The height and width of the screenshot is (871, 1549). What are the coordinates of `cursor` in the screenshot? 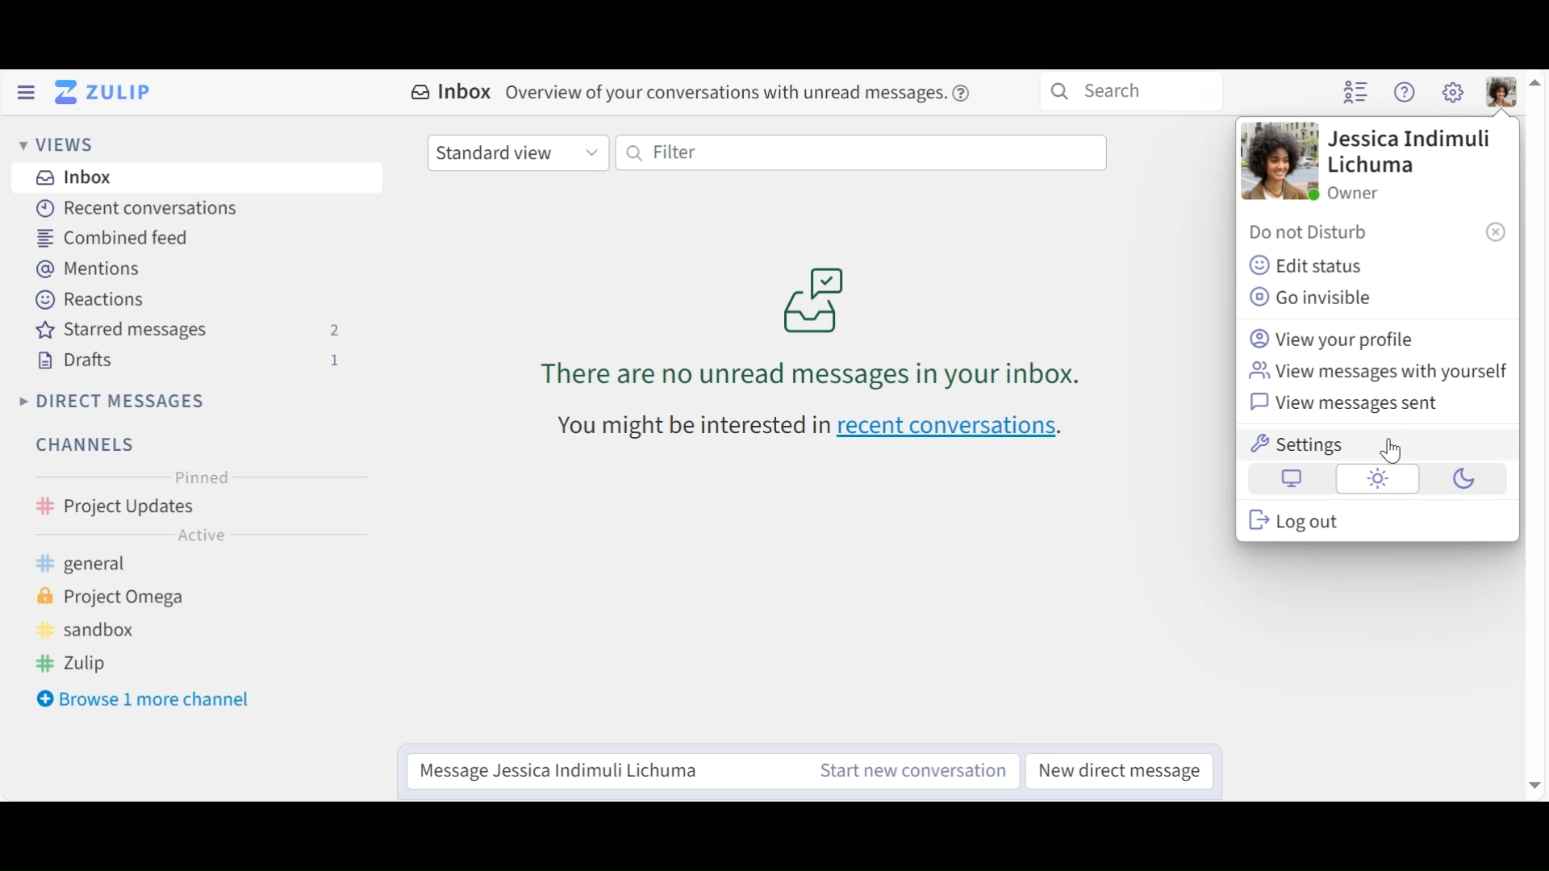 It's located at (1398, 456).